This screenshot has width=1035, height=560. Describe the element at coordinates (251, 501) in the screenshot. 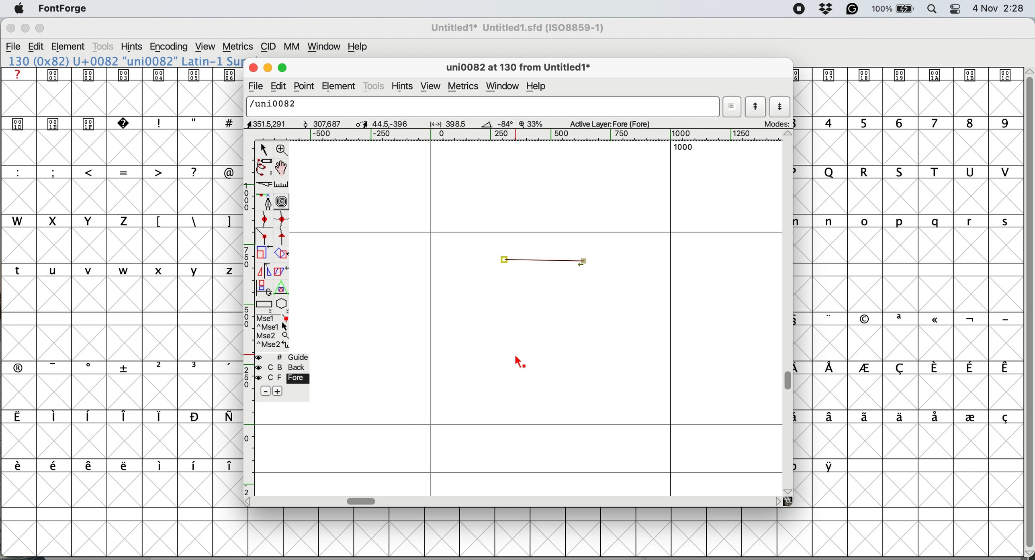

I see `scroll button` at that location.